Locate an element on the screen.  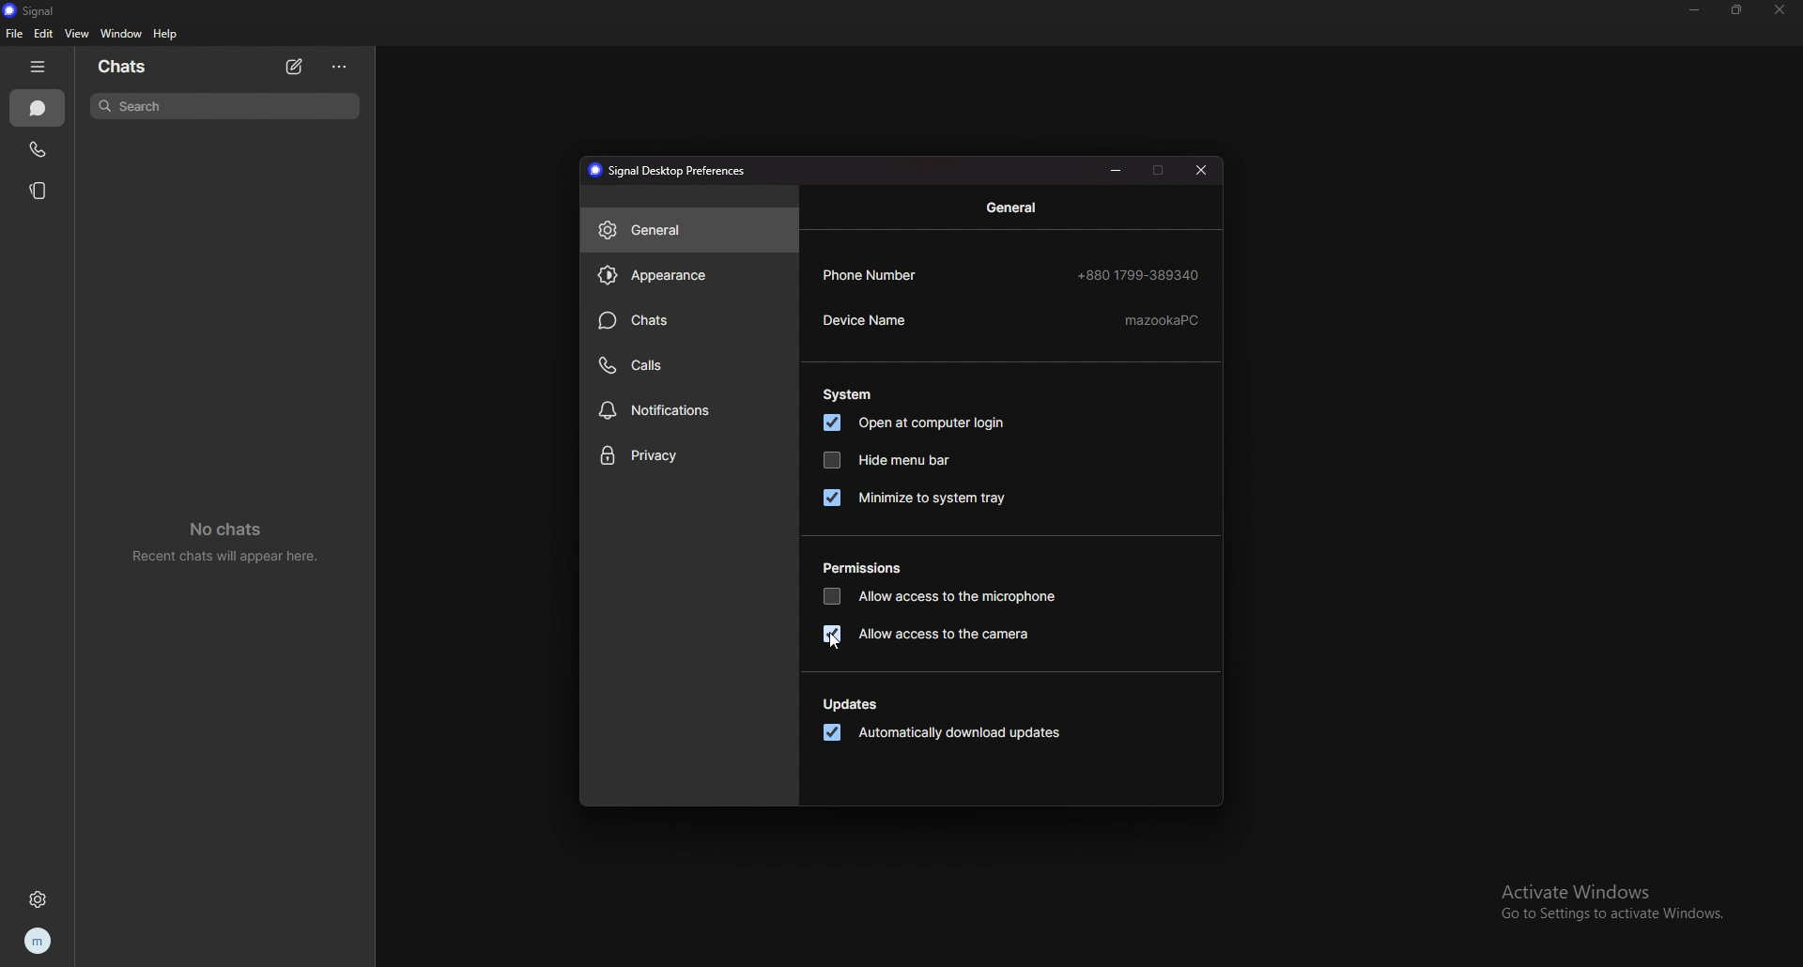
privacy is located at coordinates (688, 457).